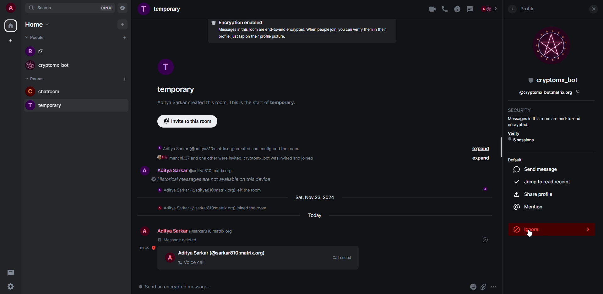  I want to click on video call, so click(429, 9).